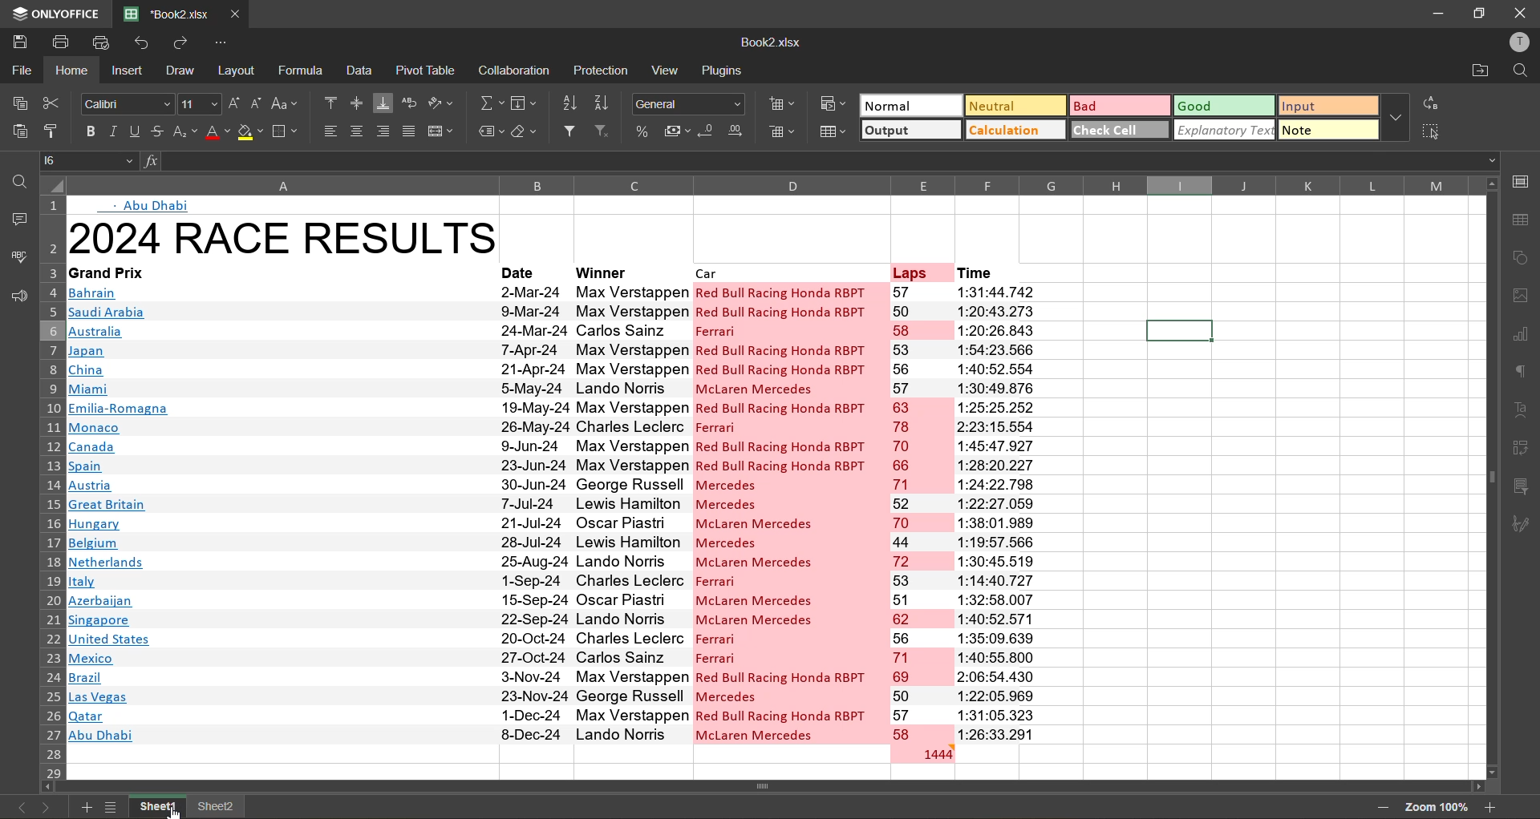 The height and width of the screenshot is (819, 1540). I want to click on plugins, so click(722, 68).